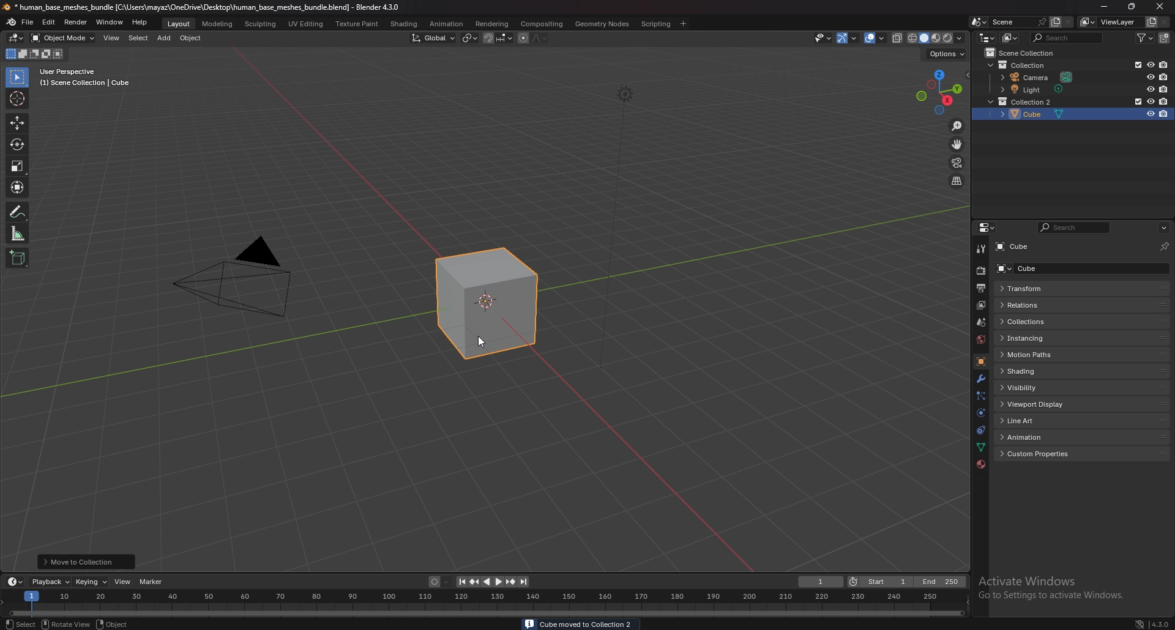  Describe the element at coordinates (138, 38) in the screenshot. I see `select` at that location.